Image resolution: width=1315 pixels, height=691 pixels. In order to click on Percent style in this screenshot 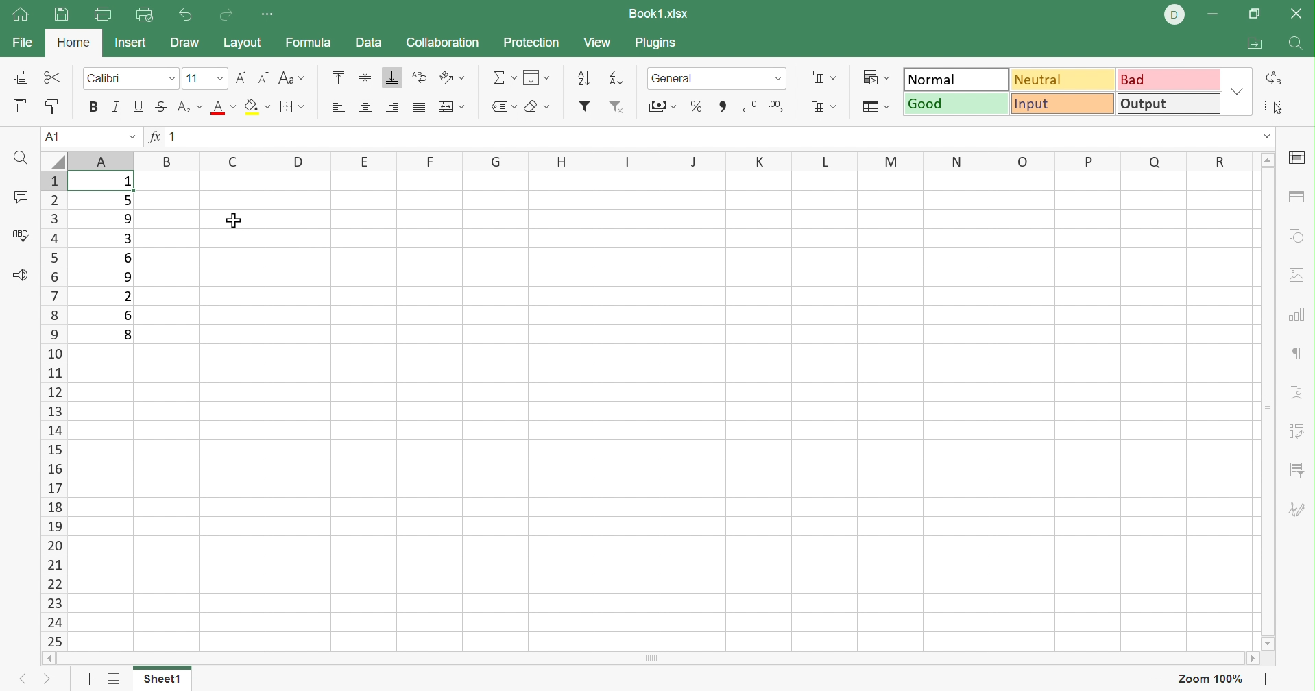, I will do `click(695, 106)`.